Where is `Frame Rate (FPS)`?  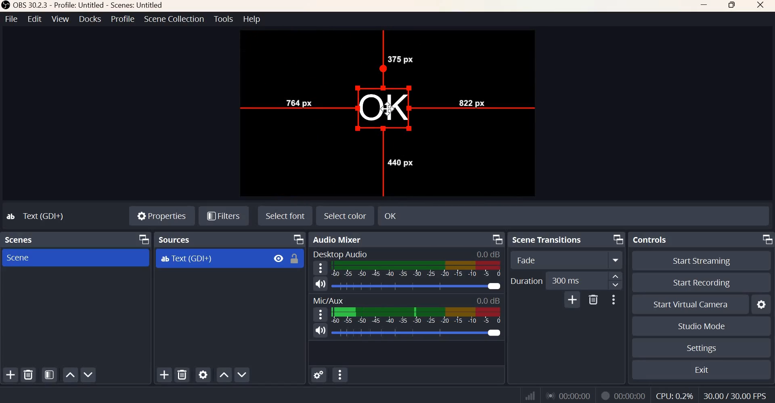
Frame Rate (FPS) is located at coordinates (735, 396).